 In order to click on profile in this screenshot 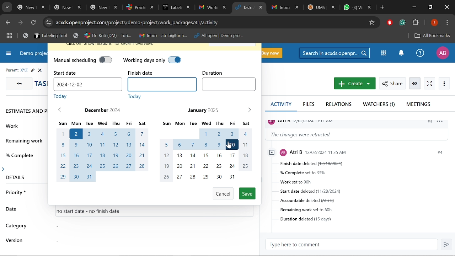, I will do `click(340, 152)`.